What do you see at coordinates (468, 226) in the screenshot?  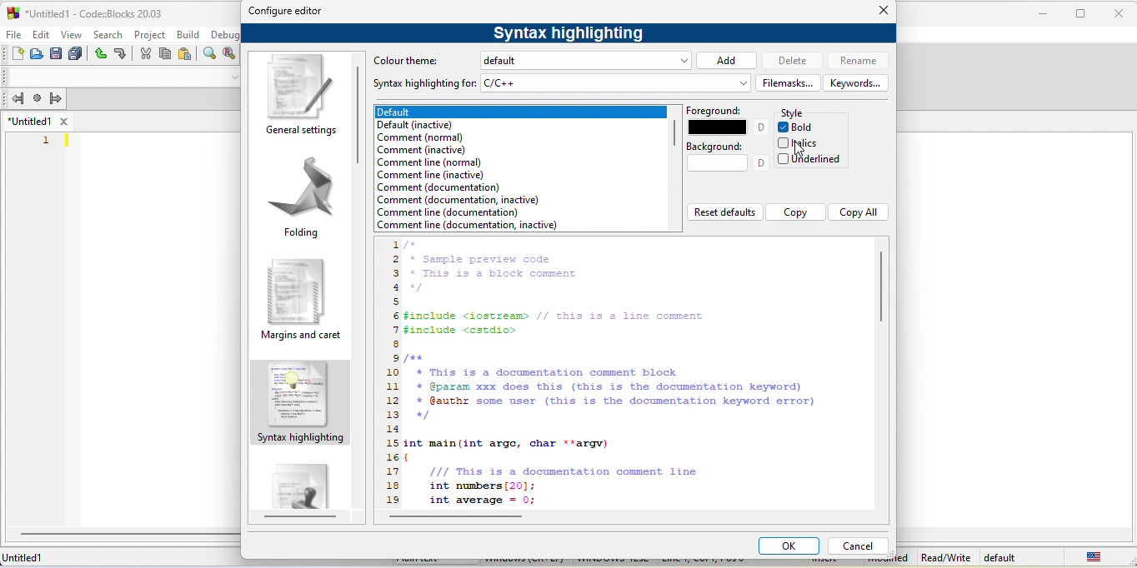 I see `comment line` at bounding box center [468, 226].